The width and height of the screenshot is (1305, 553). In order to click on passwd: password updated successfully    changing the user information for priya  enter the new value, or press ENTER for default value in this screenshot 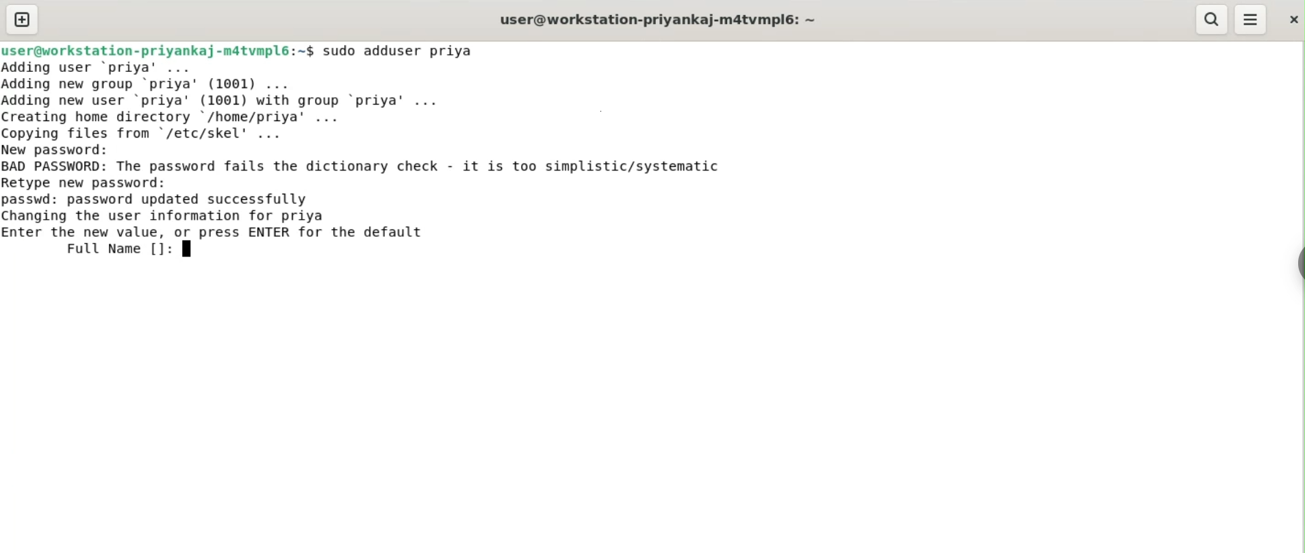, I will do `click(245, 214)`.